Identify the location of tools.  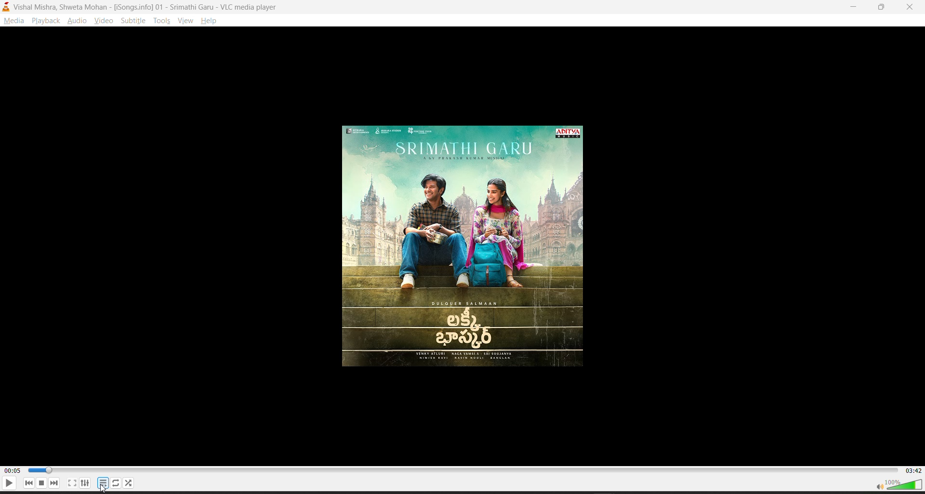
(161, 20).